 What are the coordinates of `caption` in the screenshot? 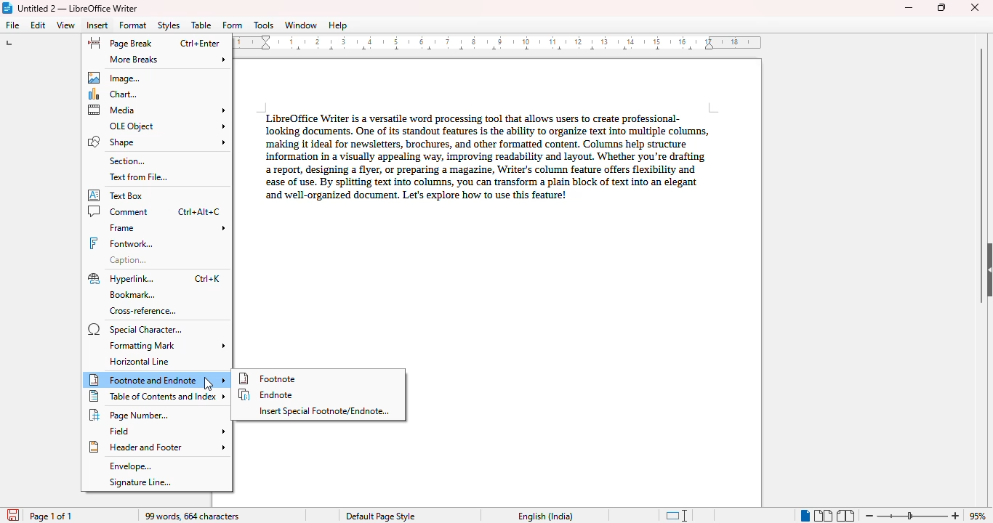 It's located at (129, 260).